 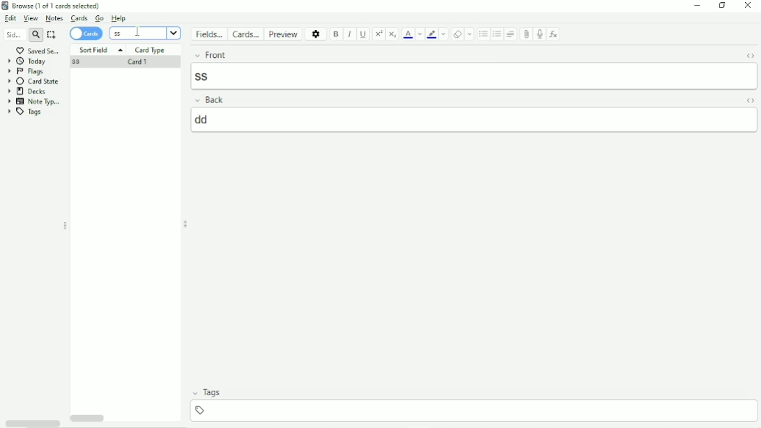 I want to click on Note Type, so click(x=35, y=101).